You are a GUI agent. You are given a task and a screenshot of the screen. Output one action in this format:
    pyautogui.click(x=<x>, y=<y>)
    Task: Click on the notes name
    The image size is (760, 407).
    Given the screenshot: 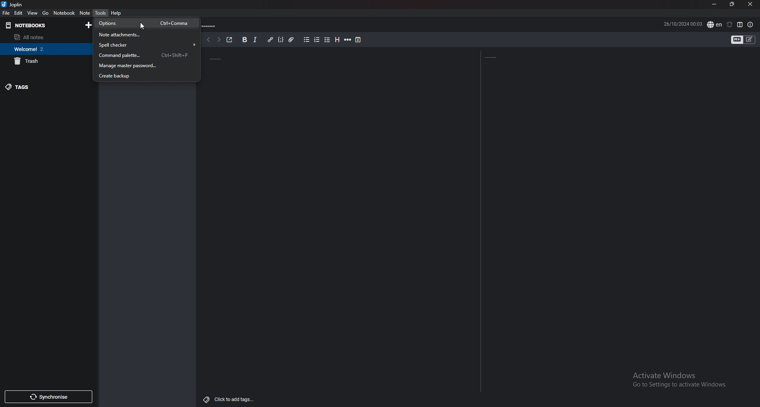 What is the action you would take?
    pyautogui.click(x=210, y=26)
    